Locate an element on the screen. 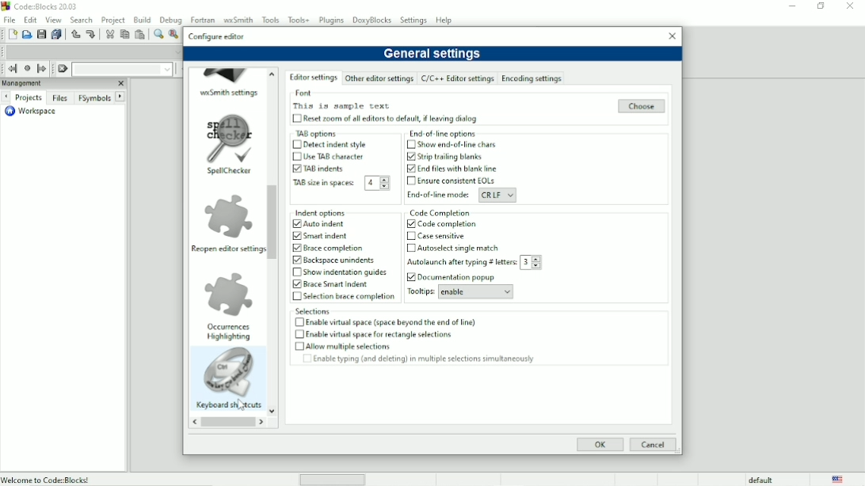   is located at coordinates (295, 248).